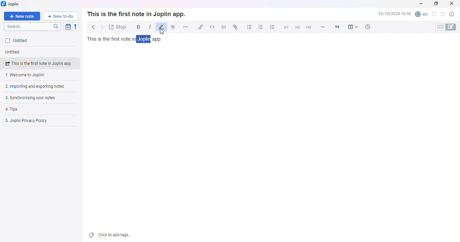 This screenshot has width=460, height=242. What do you see at coordinates (69, 27) in the screenshot?
I see `Toggle sort order field` at bounding box center [69, 27].